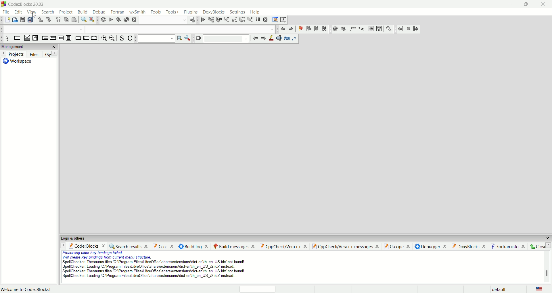  I want to click on debugging windows, so click(275, 19).